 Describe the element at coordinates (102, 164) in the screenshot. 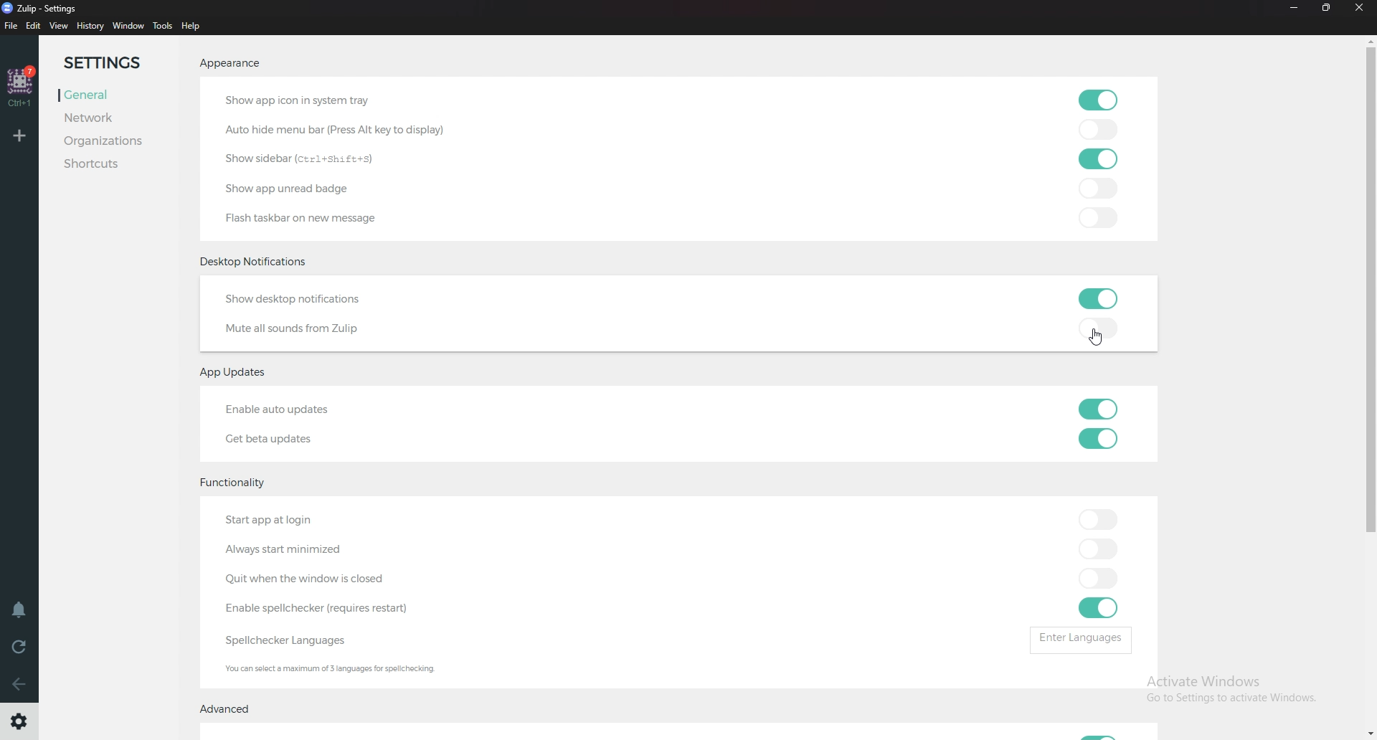

I see `Shortcuts` at that location.